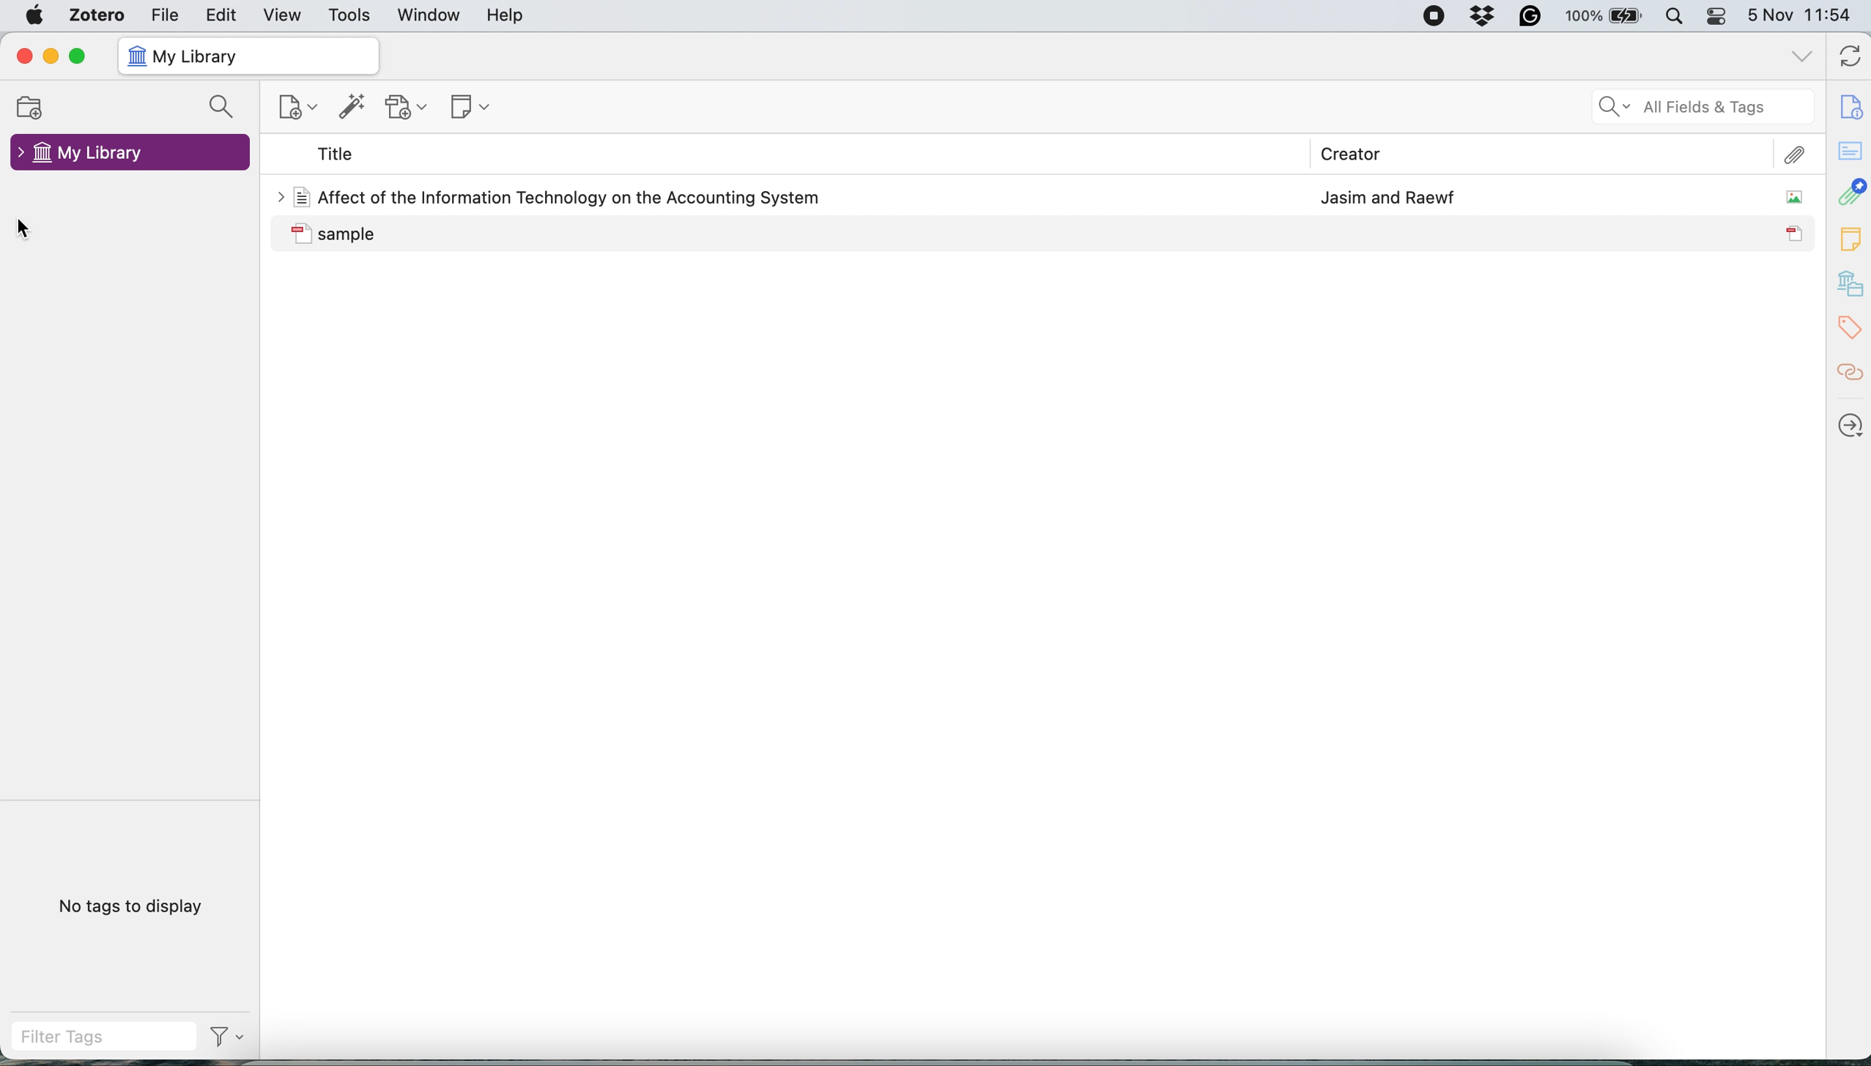 This screenshot has width=1871, height=1066. I want to click on abstract, so click(1848, 151).